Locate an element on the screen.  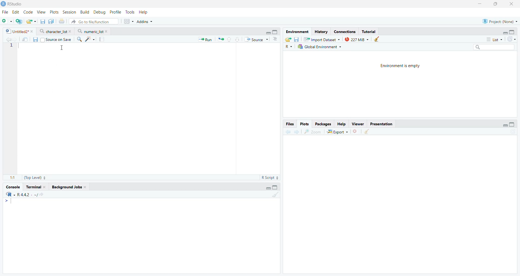
View is located at coordinates (41, 11).